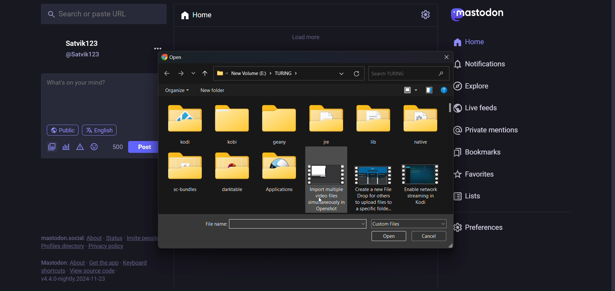 Image resolution: width=615 pixels, height=291 pixels. I want to click on What's on your mind?, so click(97, 96).